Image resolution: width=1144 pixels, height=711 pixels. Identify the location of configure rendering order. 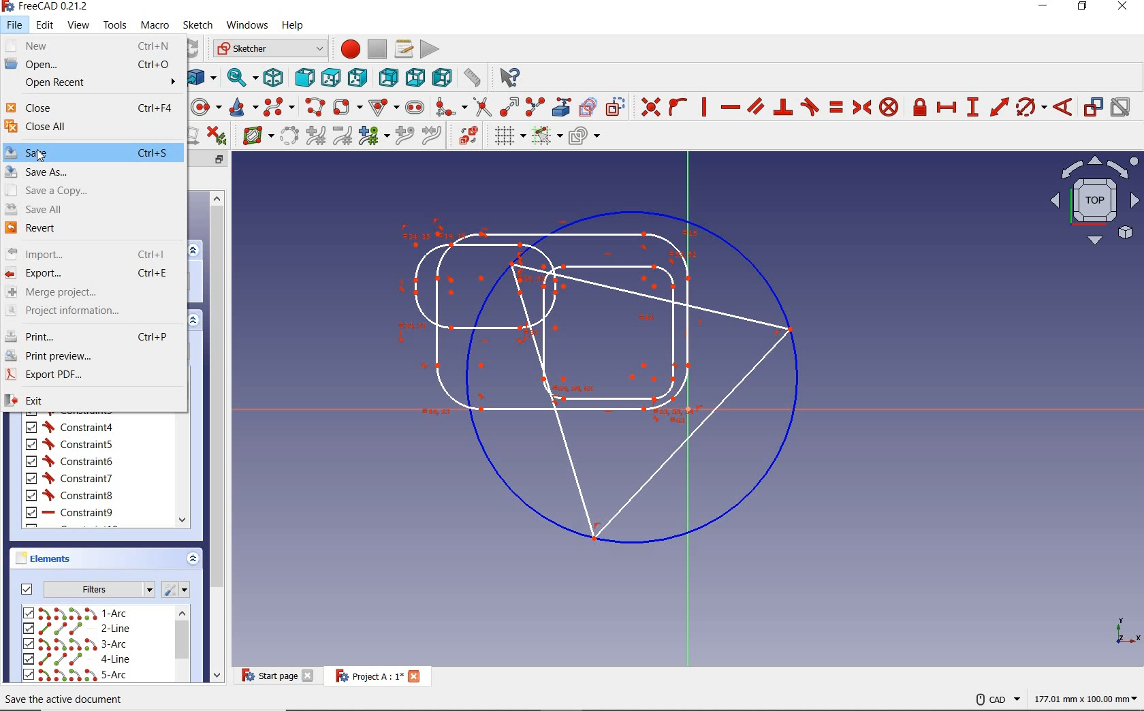
(586, 138).